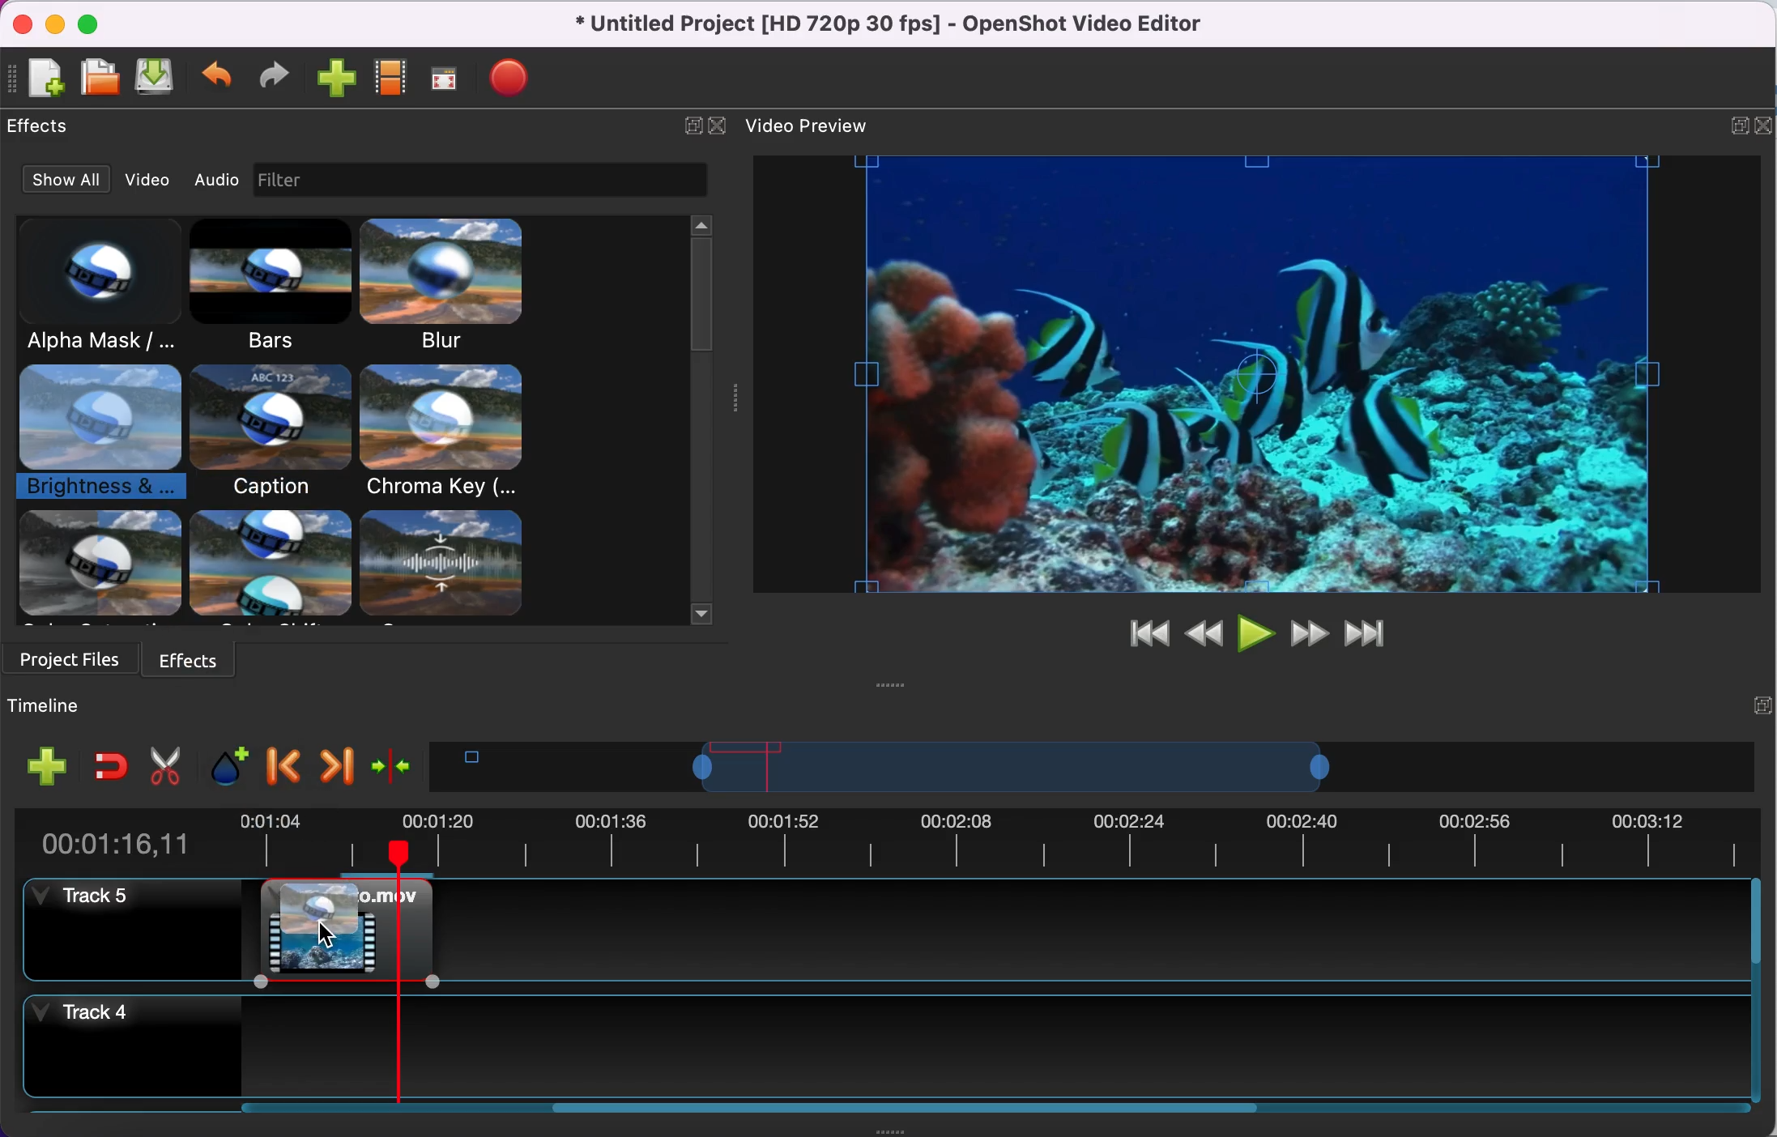 Image resolution: width=1777 pixels, height=1137 pixels. Describe the element at coordinates (141, 179) in the screenshot. I see `video` at that location.